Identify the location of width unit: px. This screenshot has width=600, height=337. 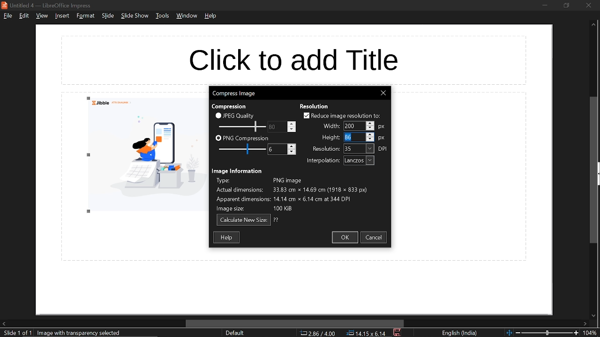
(382, 127).